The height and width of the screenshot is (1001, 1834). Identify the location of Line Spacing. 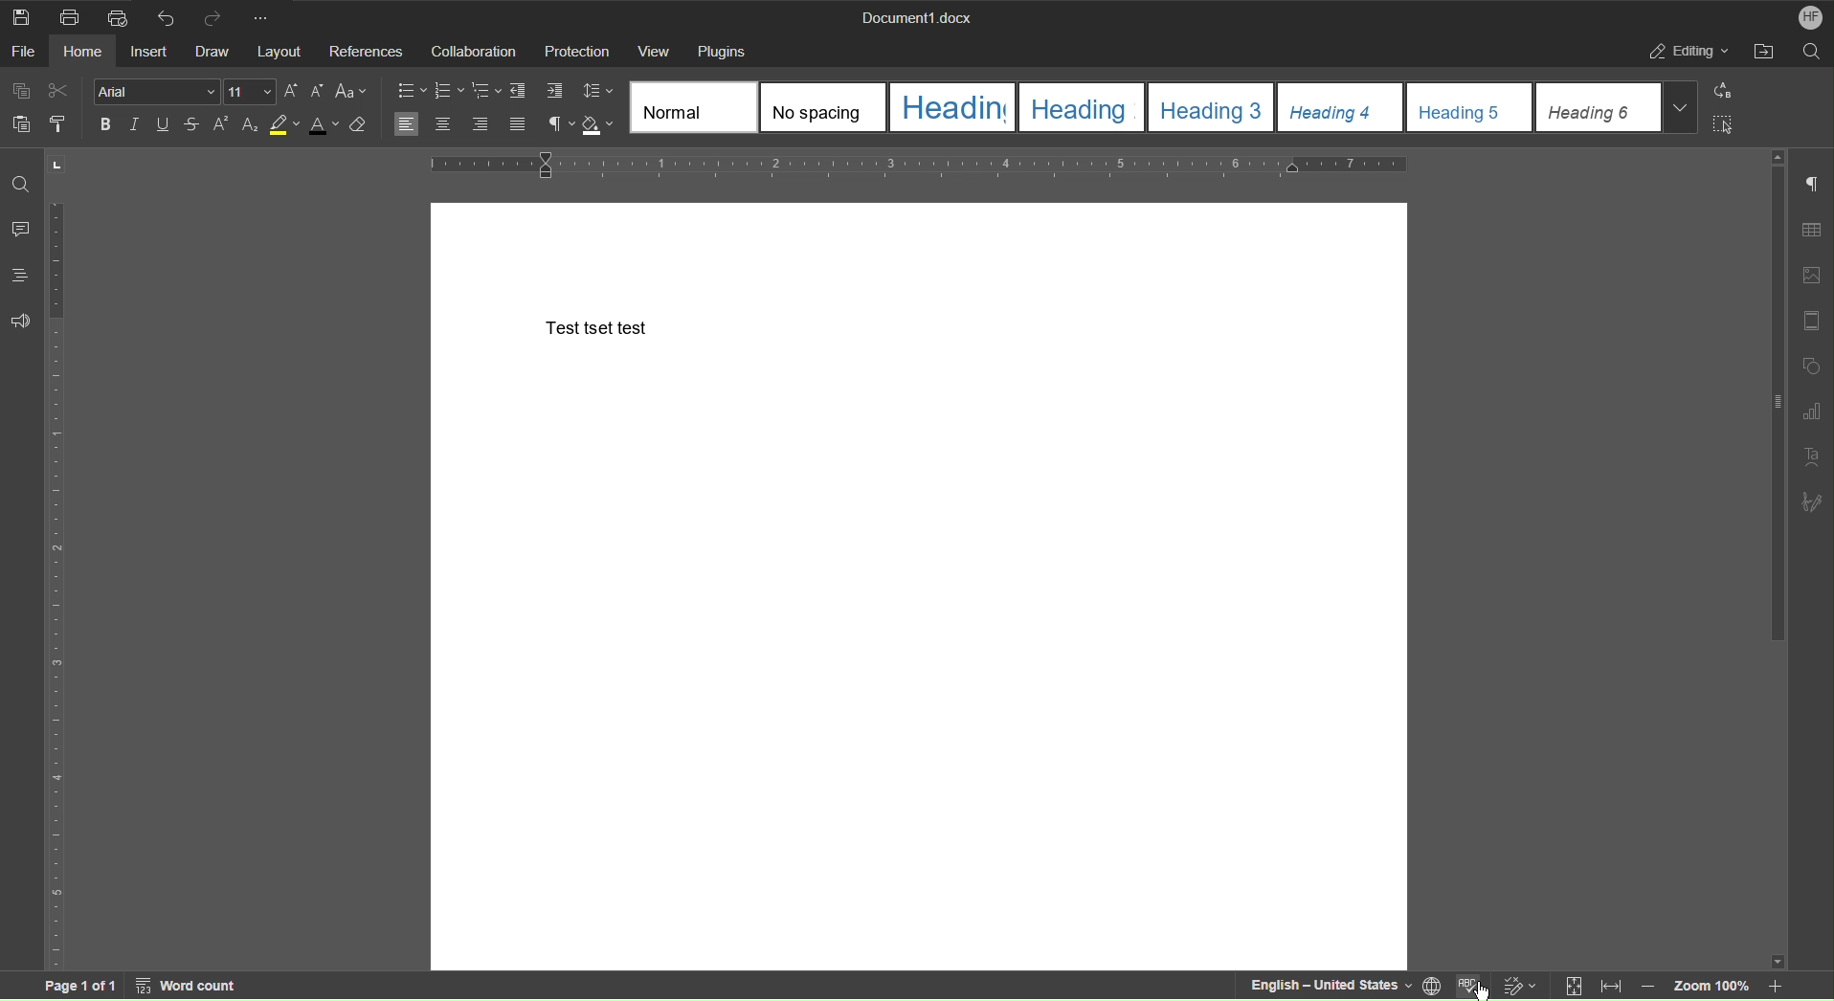
(599, 93).